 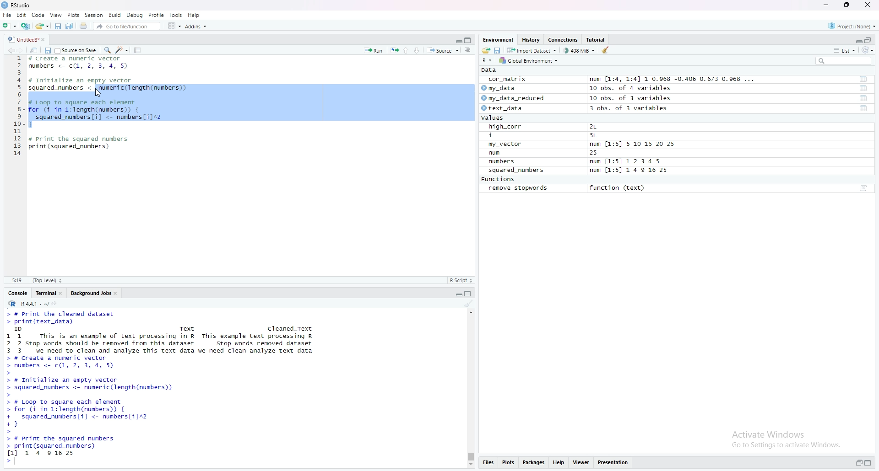 What do you see at coordinates (630, 98) in the screenshot?
I see `10 obs. of 3 variables` at bounding box center [630, 98].